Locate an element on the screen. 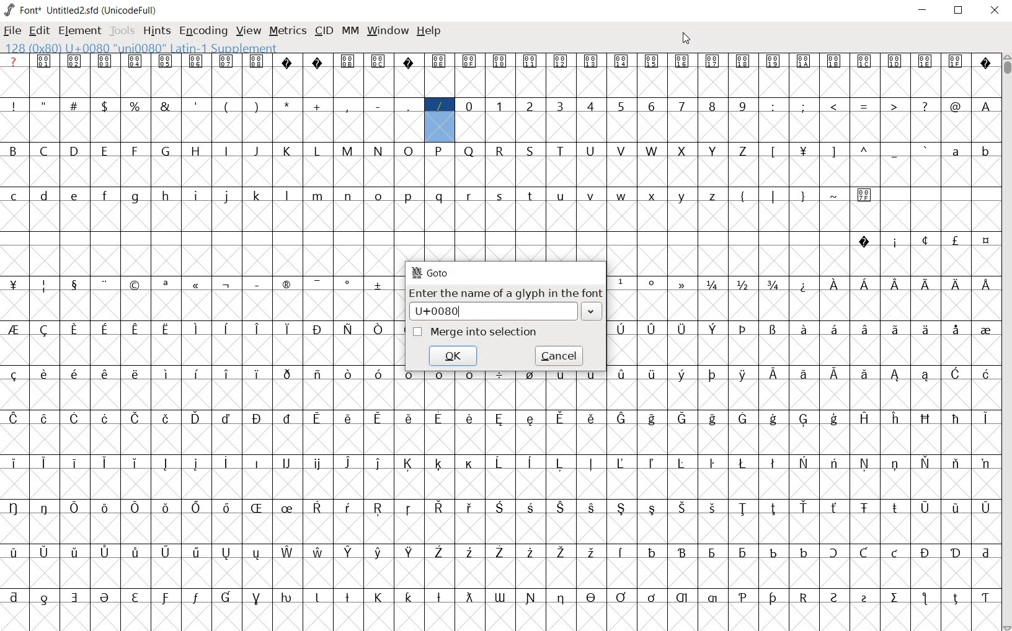 The height and width of the screenshot is (631, 1012). glyph is located at coordinates (43, 104).